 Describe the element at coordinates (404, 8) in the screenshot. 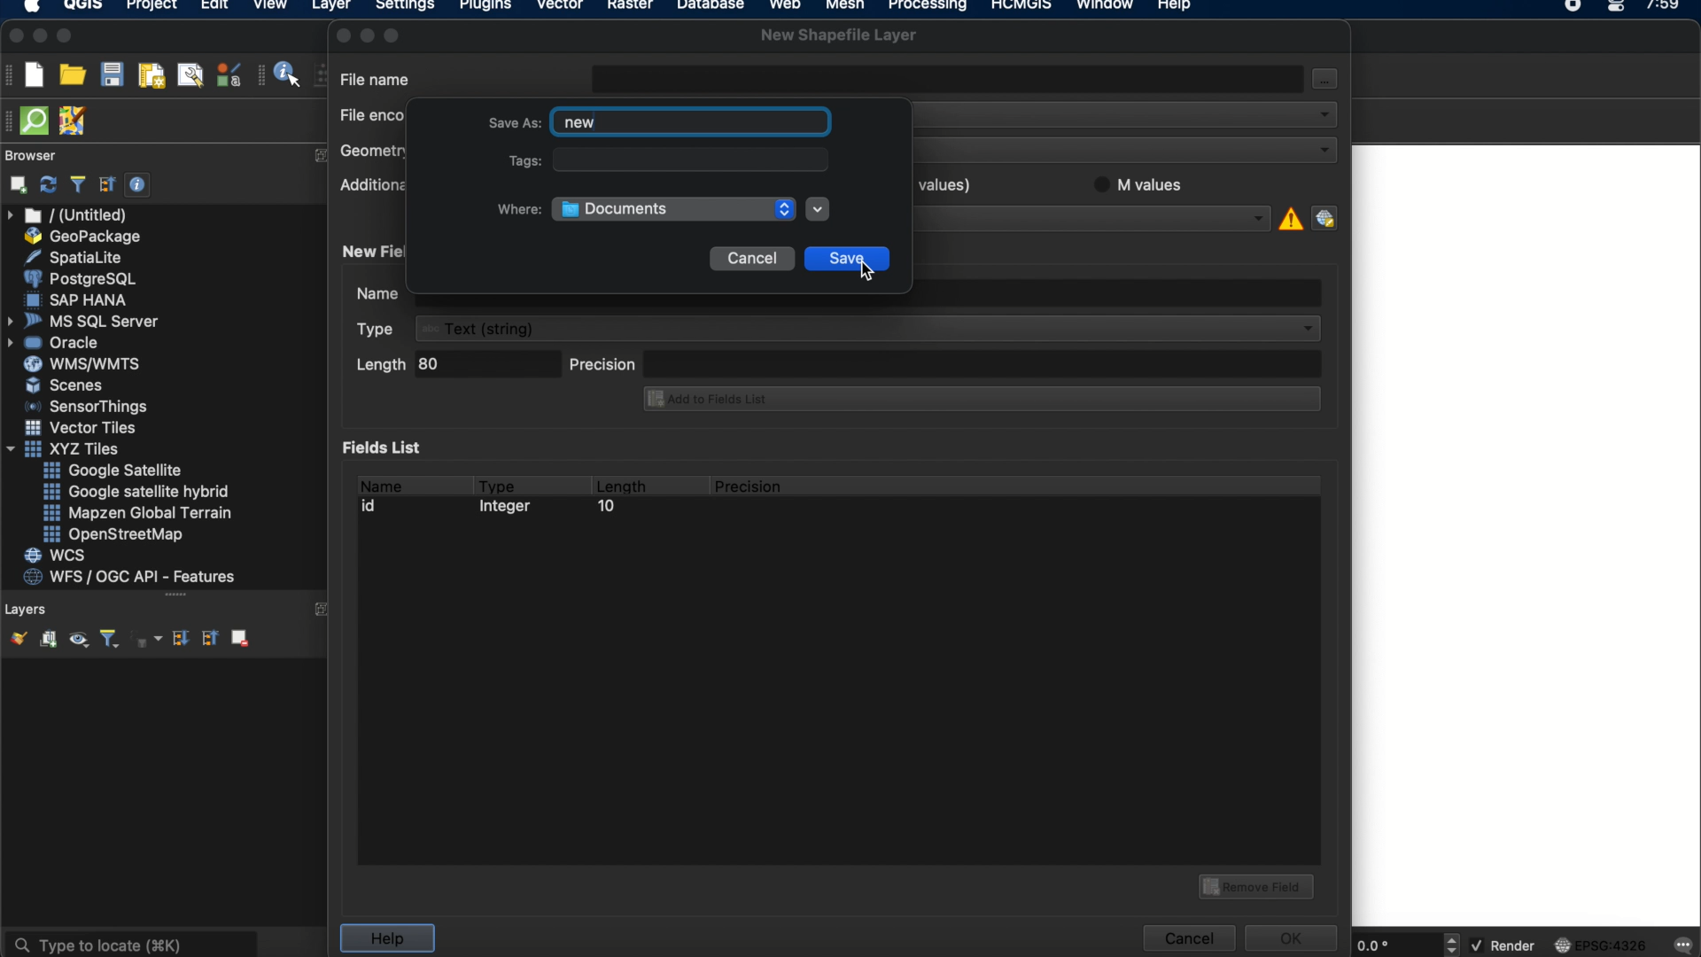

I see `settings` at that location.